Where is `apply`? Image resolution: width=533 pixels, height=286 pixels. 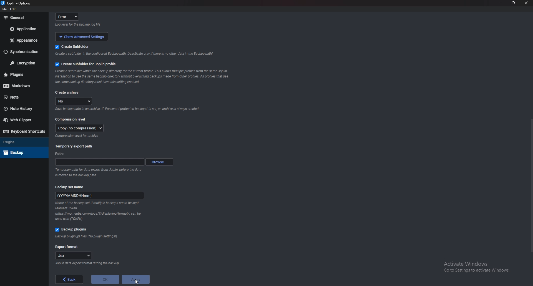 apply is located at coordinates (135, 279).